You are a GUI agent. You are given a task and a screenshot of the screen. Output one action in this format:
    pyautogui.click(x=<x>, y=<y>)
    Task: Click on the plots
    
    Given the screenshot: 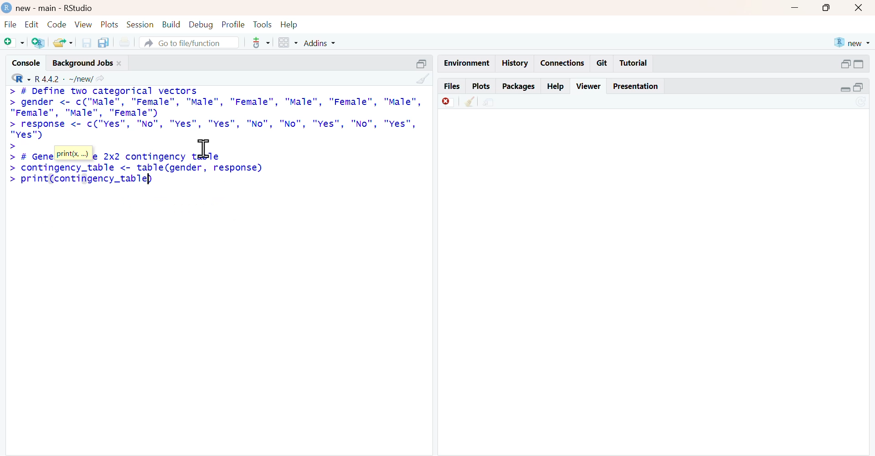 What is the action you would take?
    pyautogui.click(x=111, y=24)
    